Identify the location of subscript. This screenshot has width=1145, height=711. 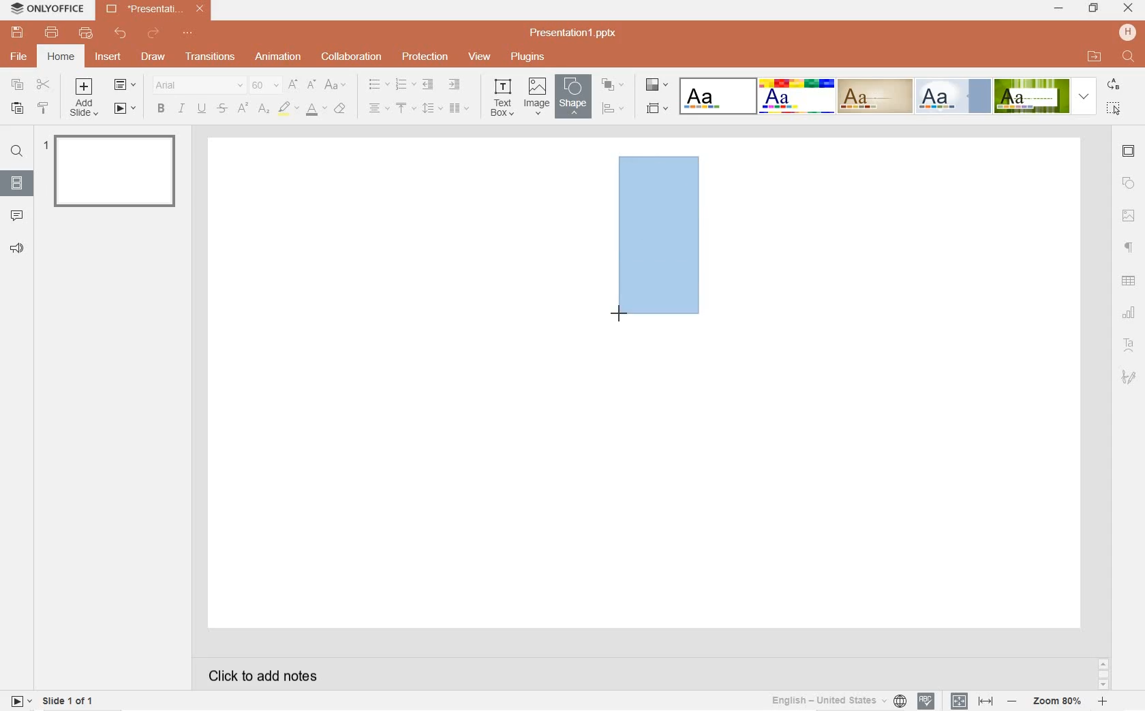
(264, 109).